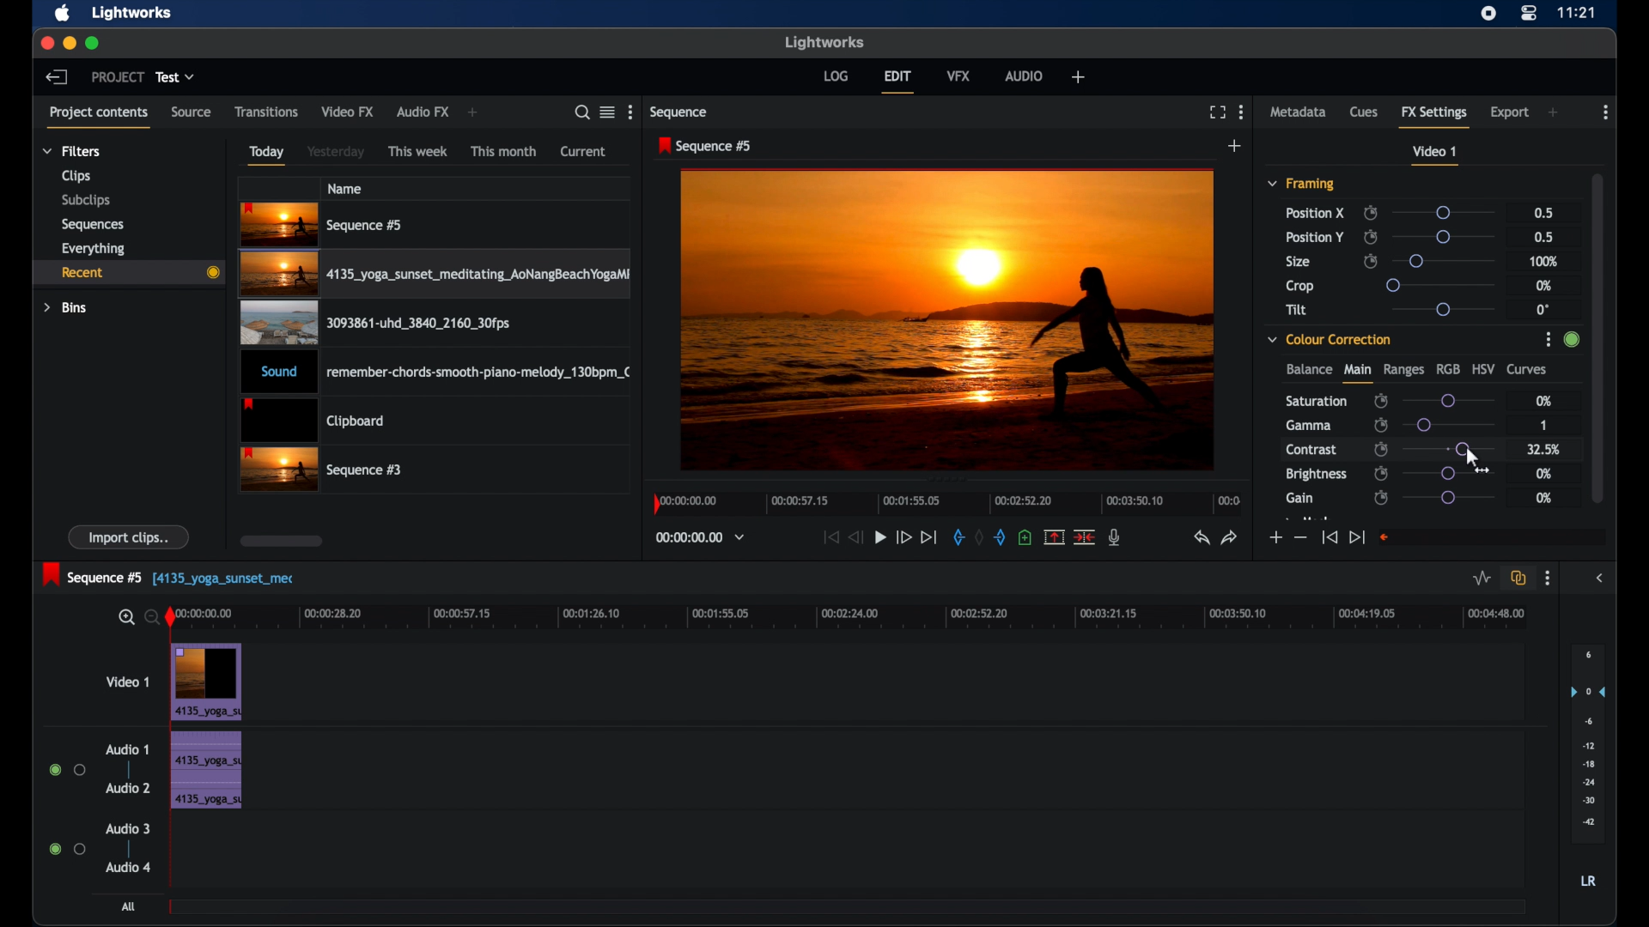 This screenshot has width=1649, height=927. Describe the element at coordinates (282, 541) in the screenshot. I see `scroll box` at that location.